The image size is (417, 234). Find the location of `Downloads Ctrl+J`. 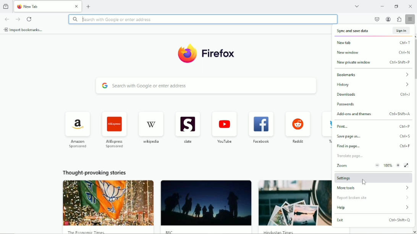

Downloads Ctrl+J is located at coordinates (373, 95).